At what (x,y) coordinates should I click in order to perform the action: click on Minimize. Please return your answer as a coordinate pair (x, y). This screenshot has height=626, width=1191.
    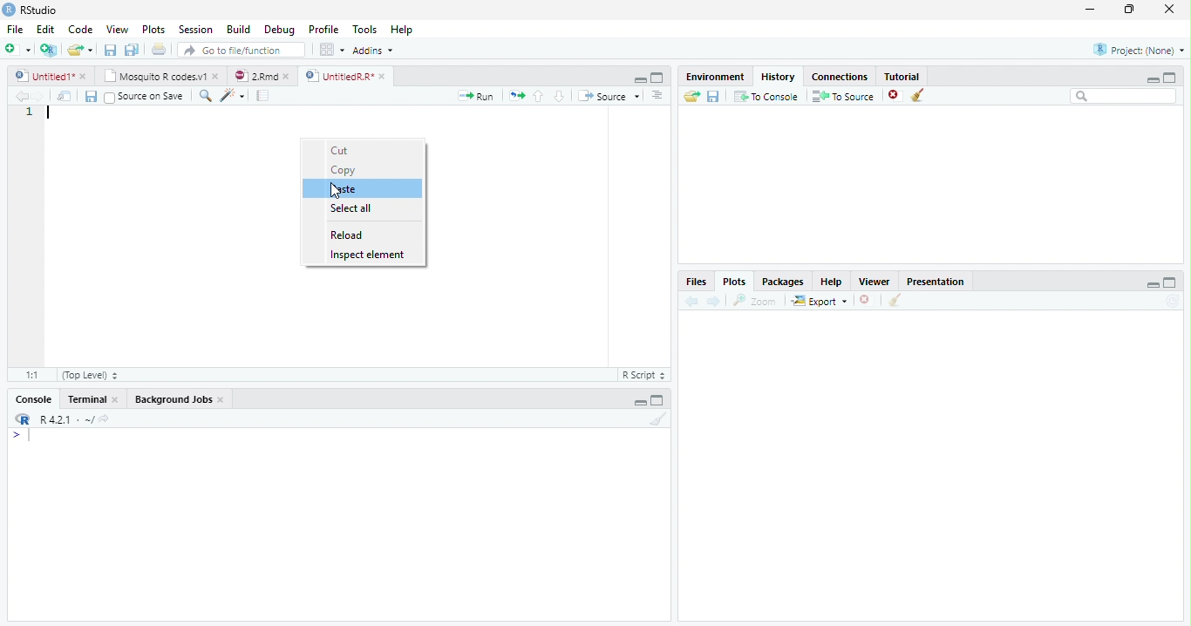
    Looking at the image, I should click on (640, 79).